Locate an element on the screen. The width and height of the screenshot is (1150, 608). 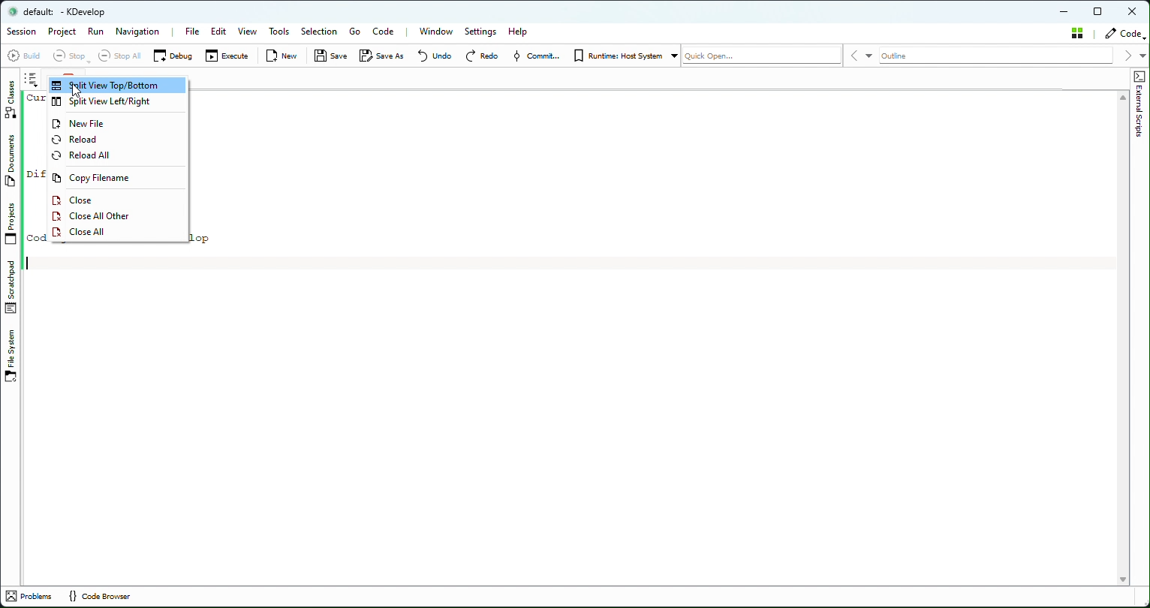
Browse tab is located at coordinates (31, 79).